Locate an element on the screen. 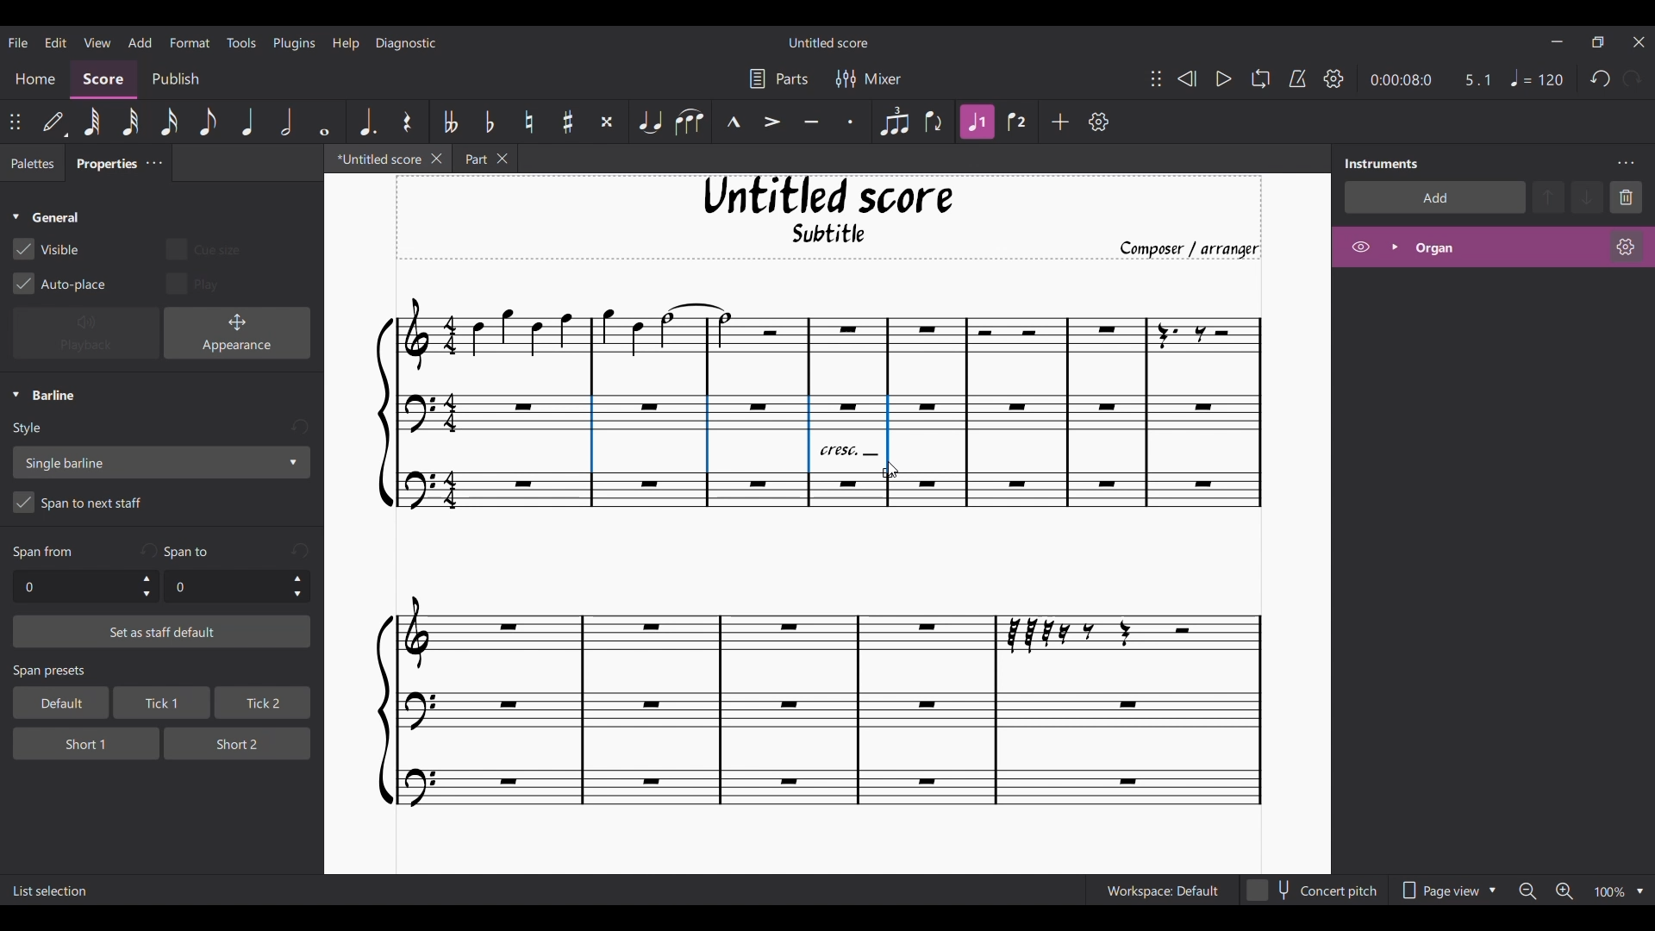 The image size is (1655, 931). Marcato is located at coordinates (734, 122).